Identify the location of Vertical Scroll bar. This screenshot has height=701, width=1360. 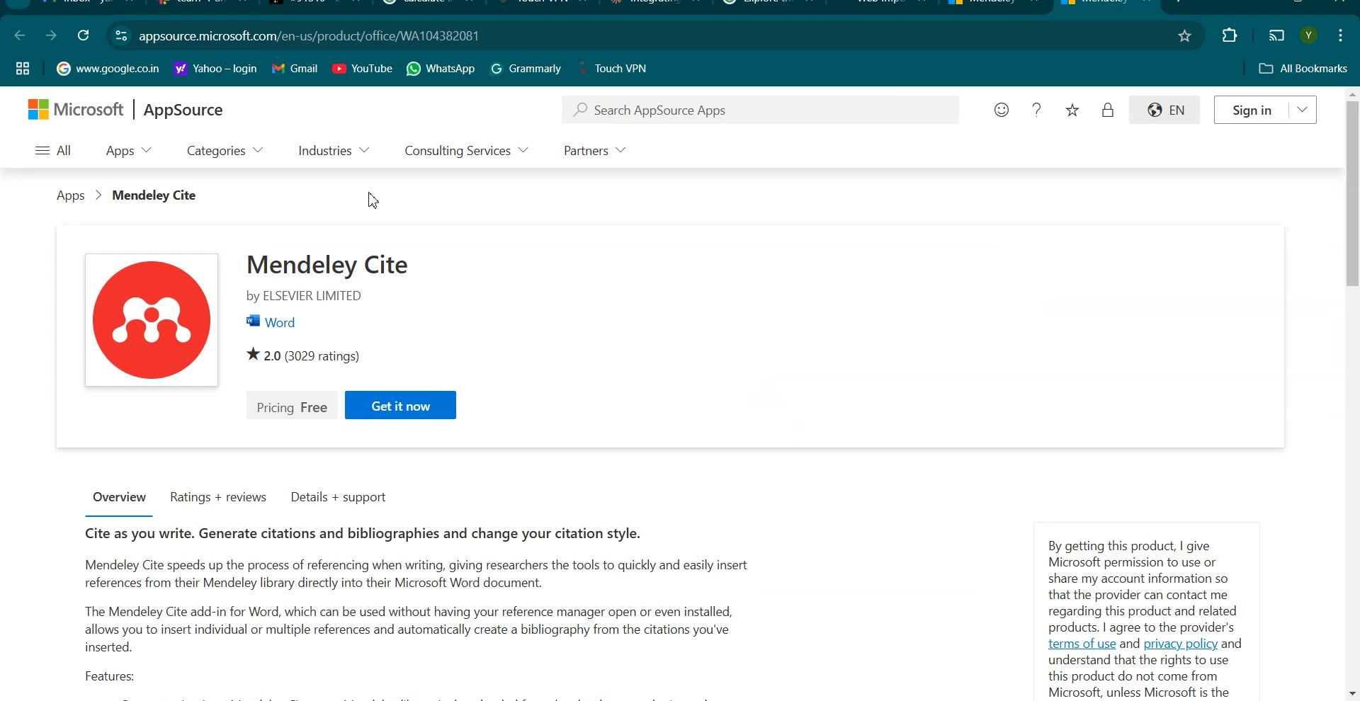
(1351, 194).